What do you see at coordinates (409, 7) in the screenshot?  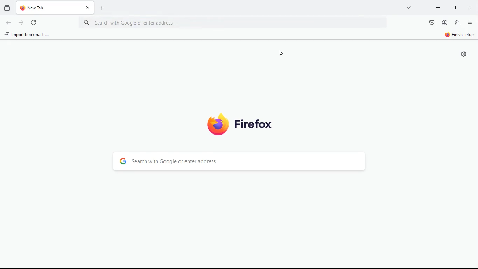 I see `more` at bounding box center [409, 7].